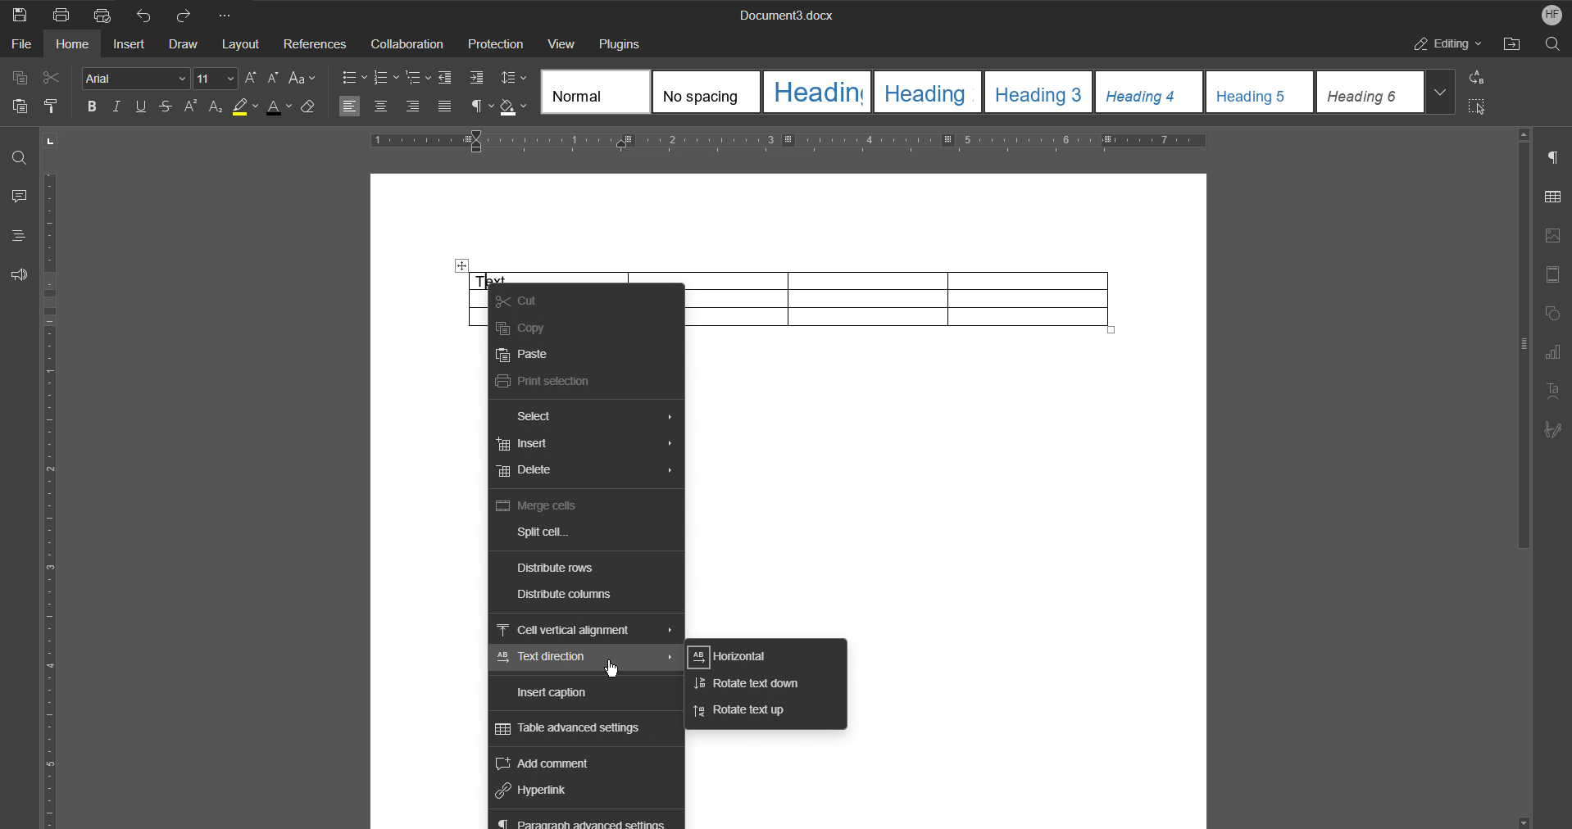  I want to click on Print, so click(543, 383).